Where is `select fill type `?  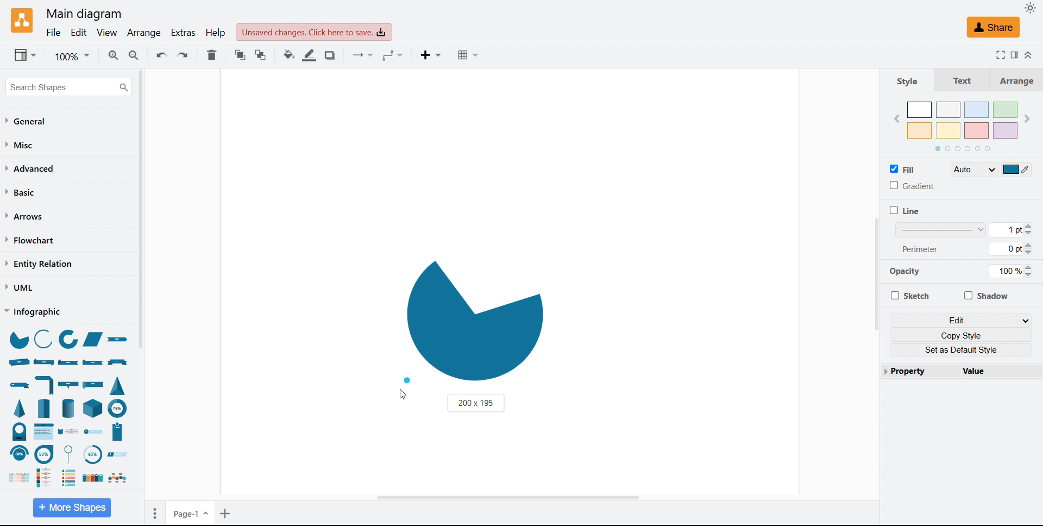
select fill type  is located at coordinates (974, 169).